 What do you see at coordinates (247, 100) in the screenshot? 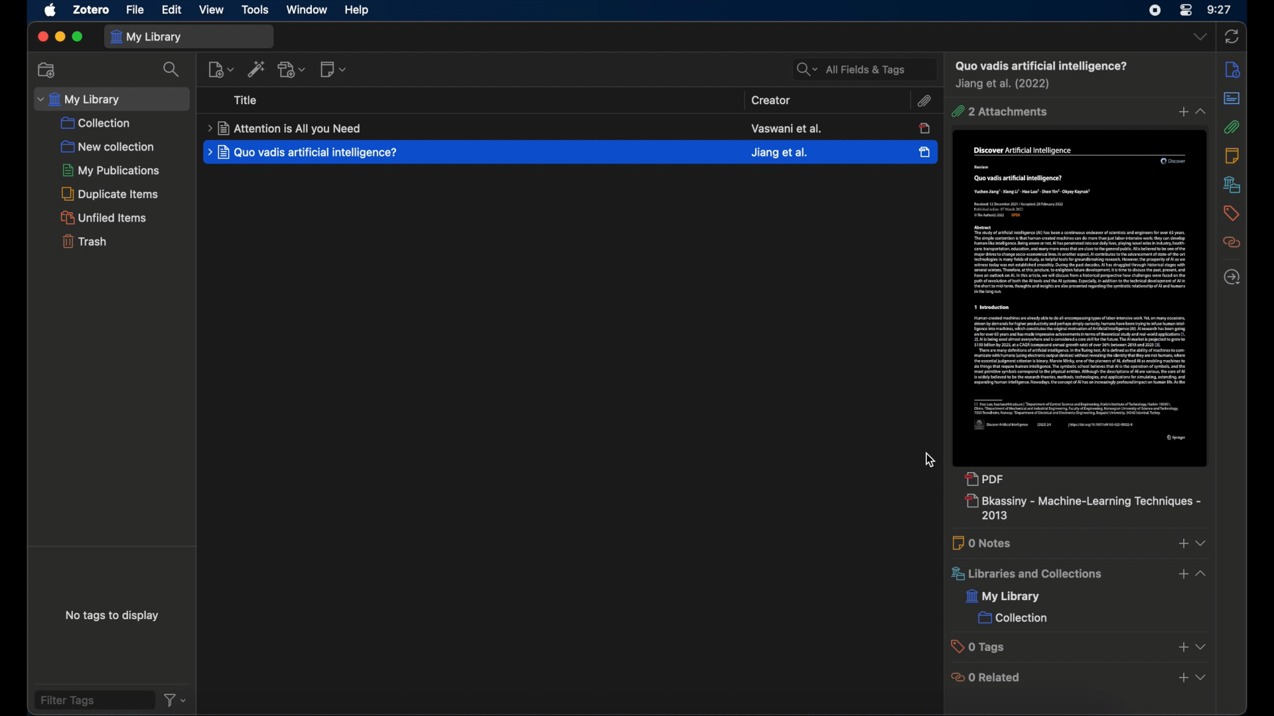
I see `title` at bounding box center [247, 100].